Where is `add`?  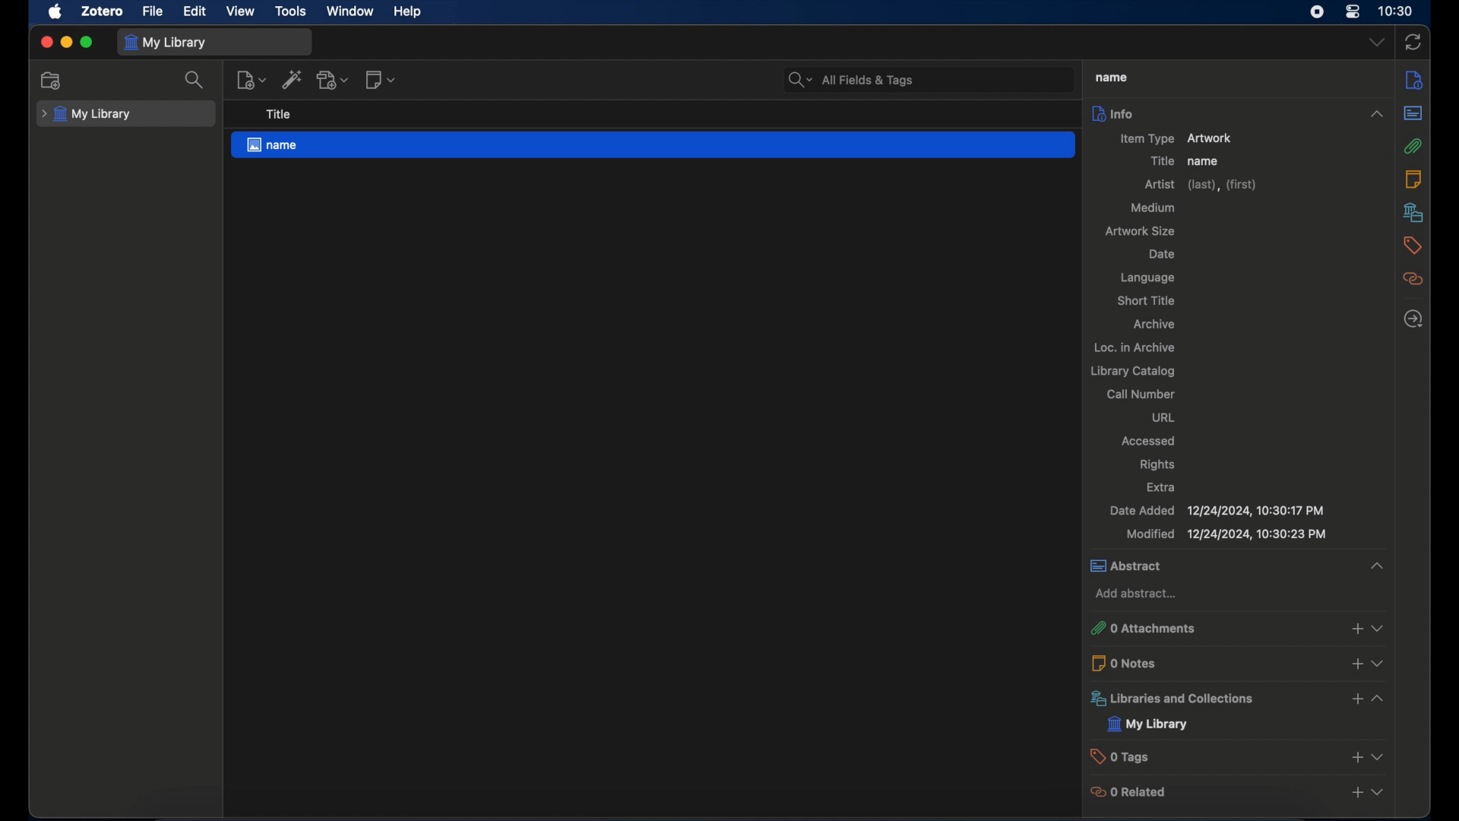
add is located at coordinates (1353, 628).